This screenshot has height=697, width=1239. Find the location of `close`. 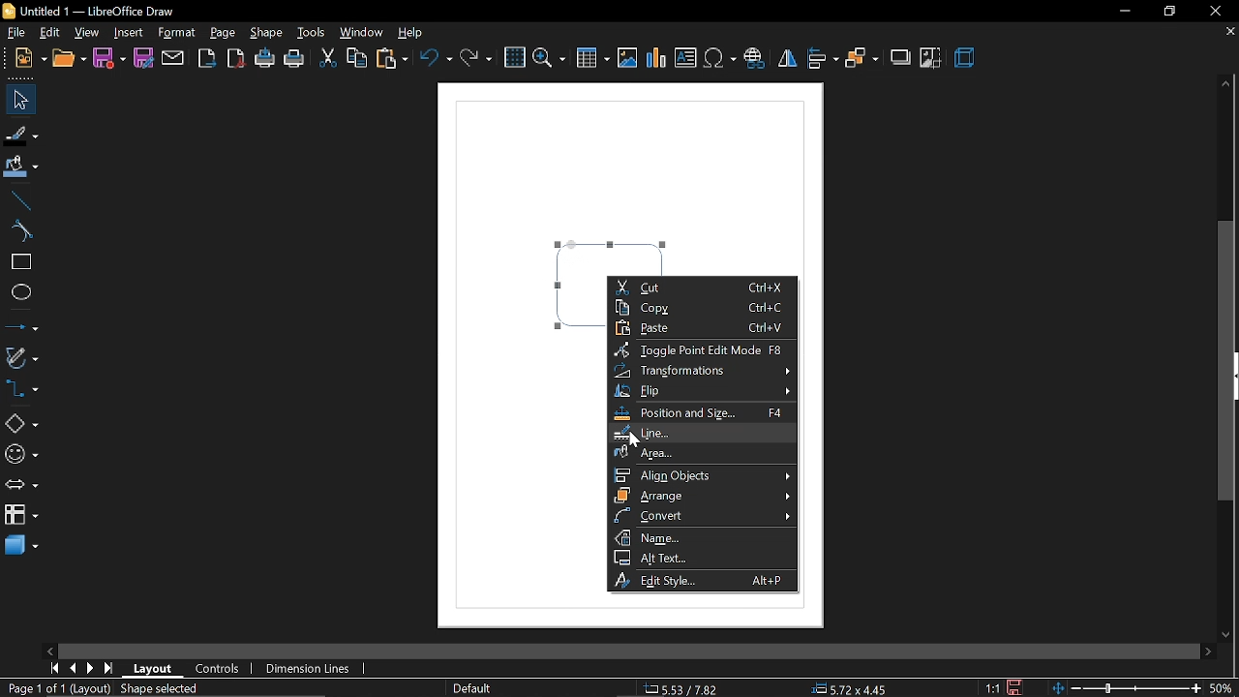

close is located at coordinates (1213, 11).